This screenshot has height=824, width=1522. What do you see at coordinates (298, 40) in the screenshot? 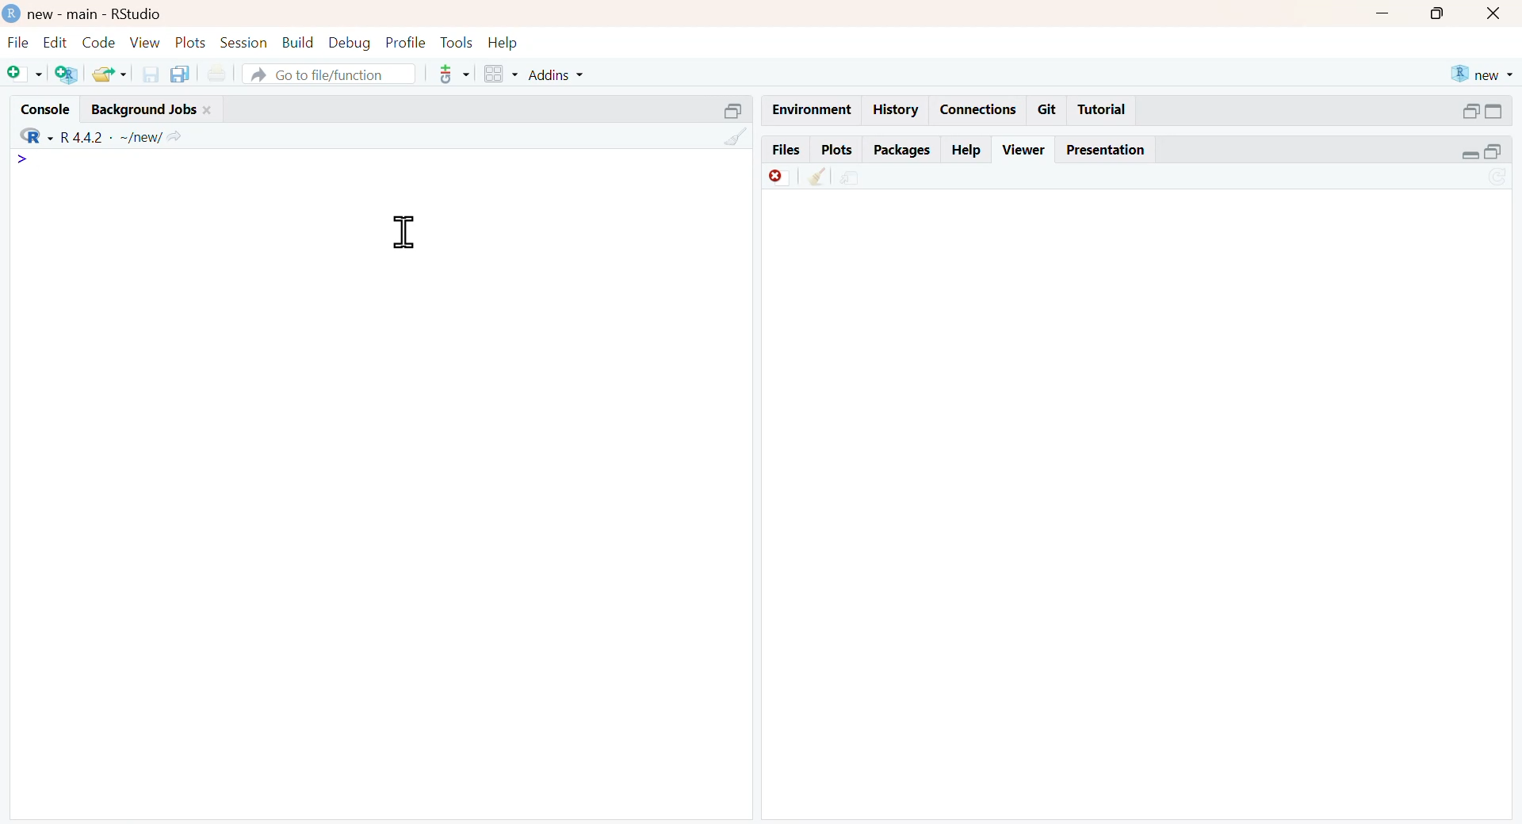
I see `Build` at bounding box center [298, 40].